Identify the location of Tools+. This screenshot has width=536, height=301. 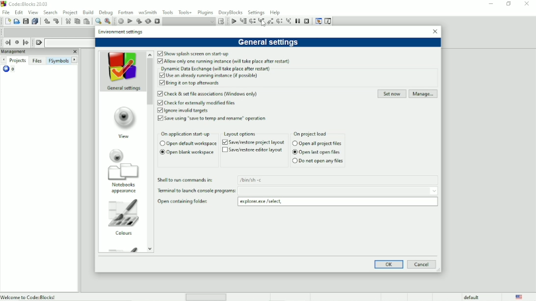
(186, 12).